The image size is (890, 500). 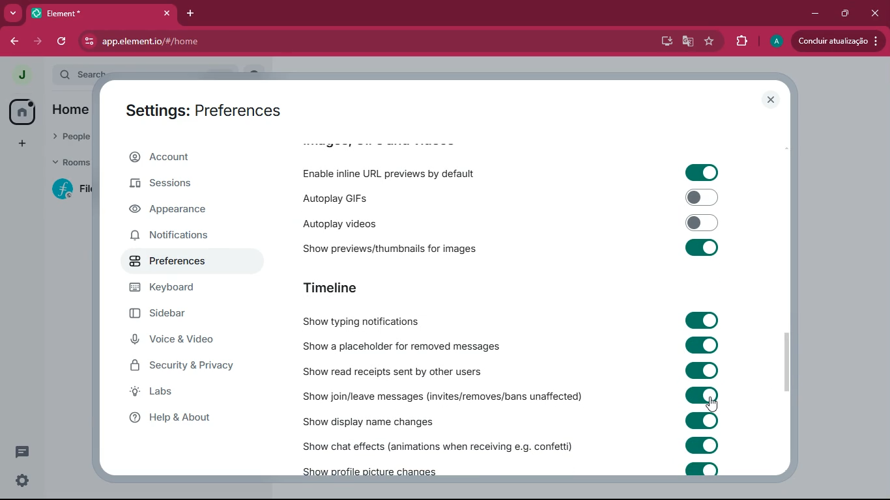 What do you see at coordinates (382, 322) in the screenshot?
I see `show typing notifications` at bounding box center [382, 322].